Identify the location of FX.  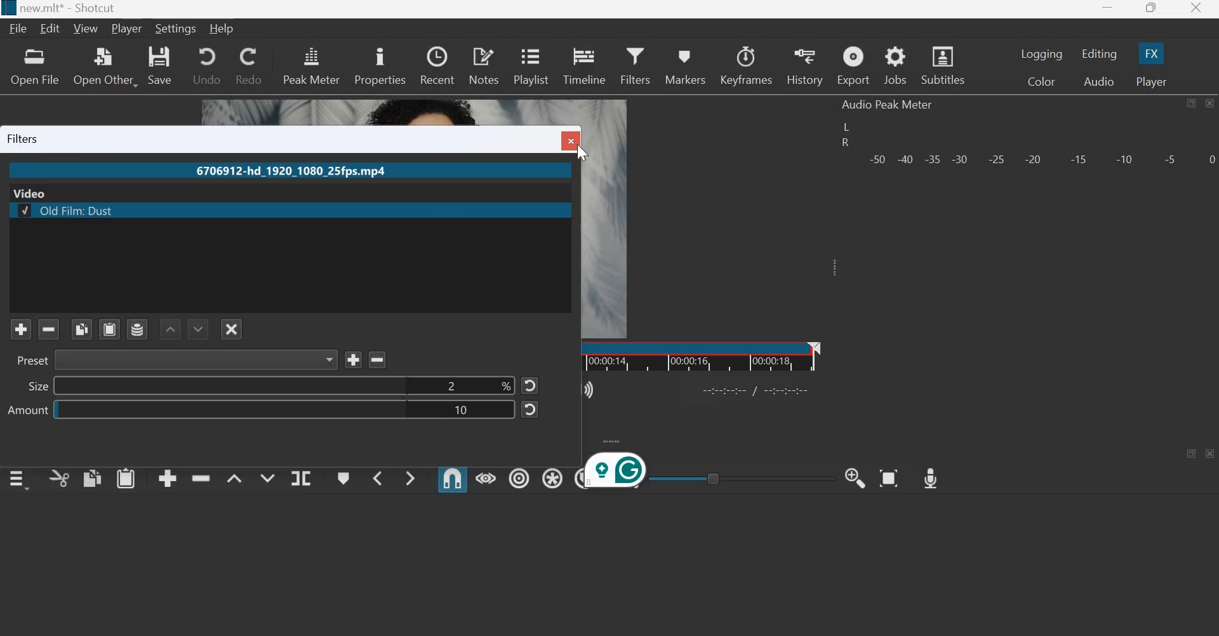
(1150, 53).